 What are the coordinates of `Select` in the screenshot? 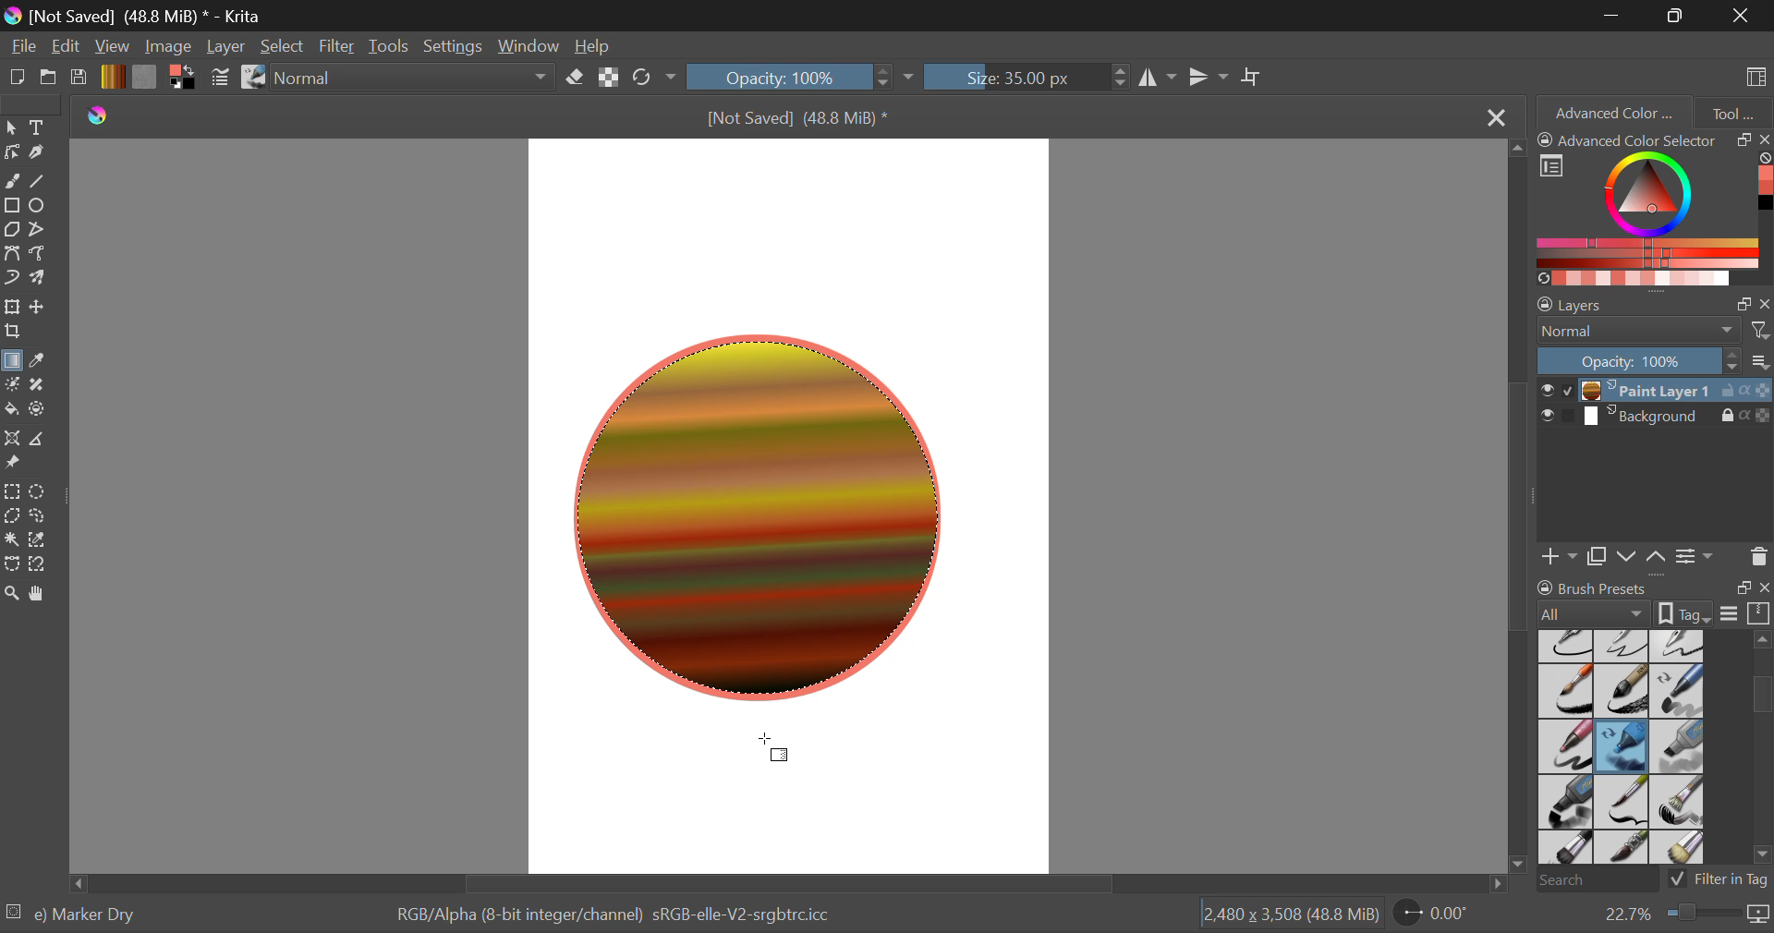 It's located at (11, 127).